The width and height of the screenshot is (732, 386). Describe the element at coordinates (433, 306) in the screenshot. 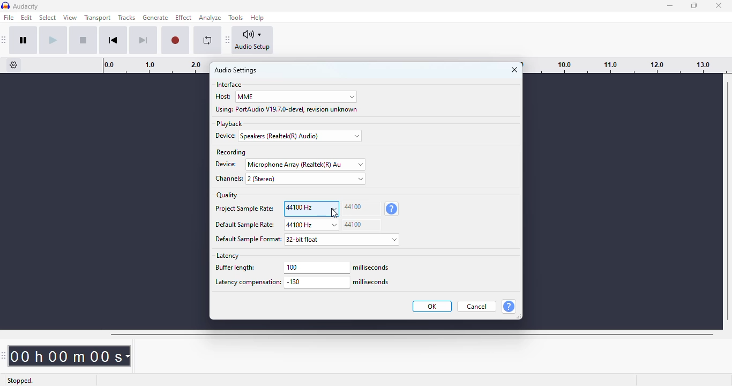

I see `OK` at that location.